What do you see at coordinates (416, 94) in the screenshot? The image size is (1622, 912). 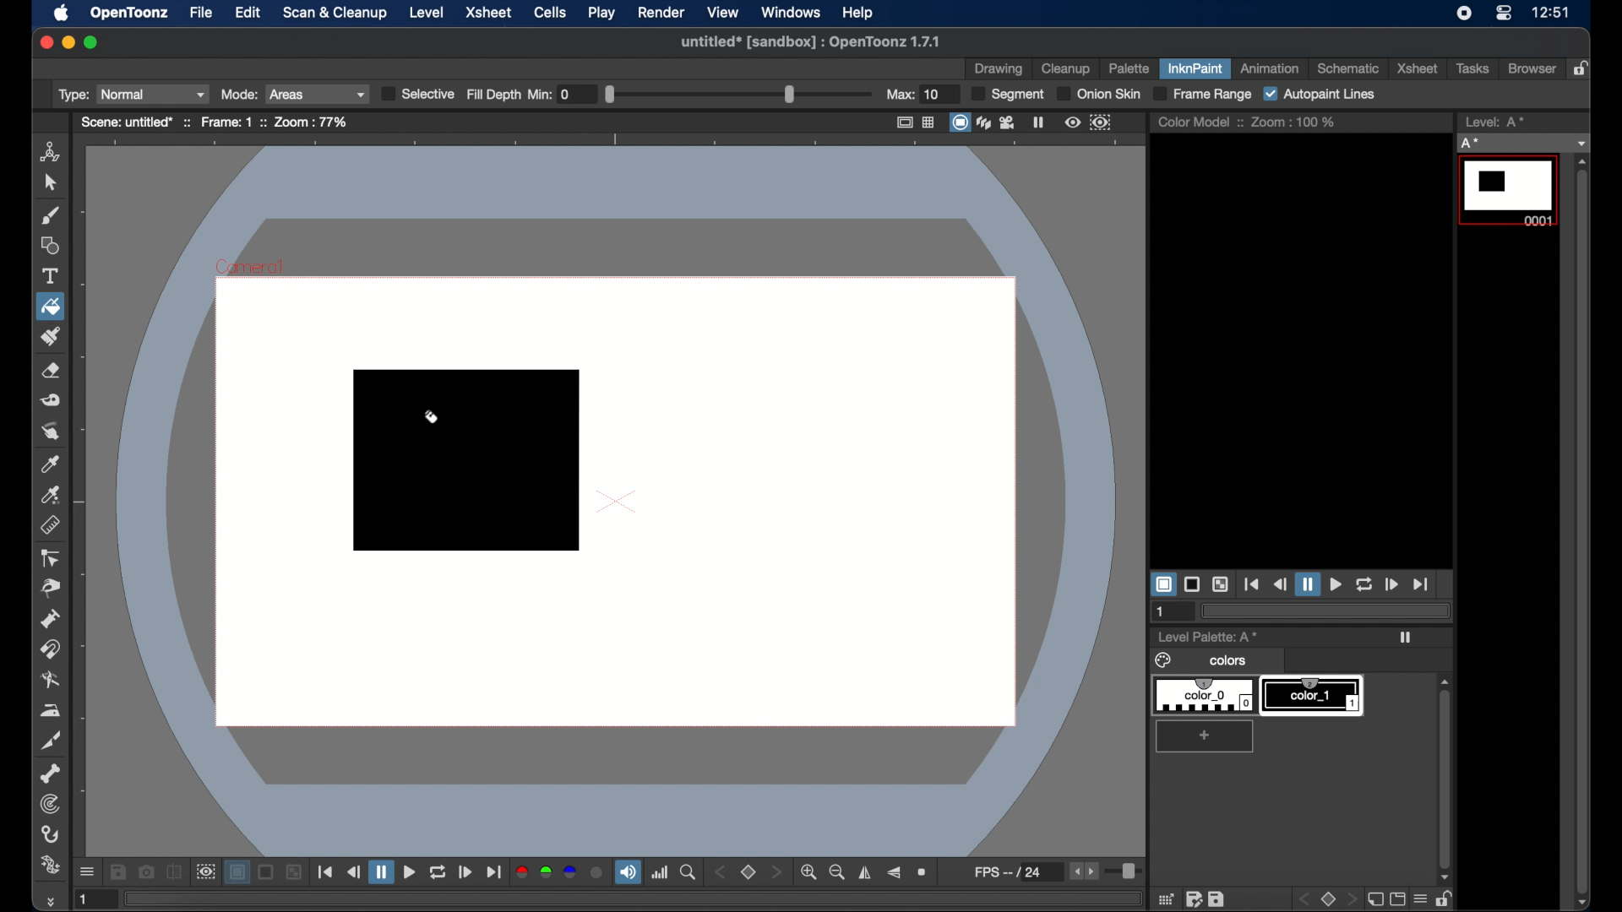 I see `selective` at bounding box center [416, 94].